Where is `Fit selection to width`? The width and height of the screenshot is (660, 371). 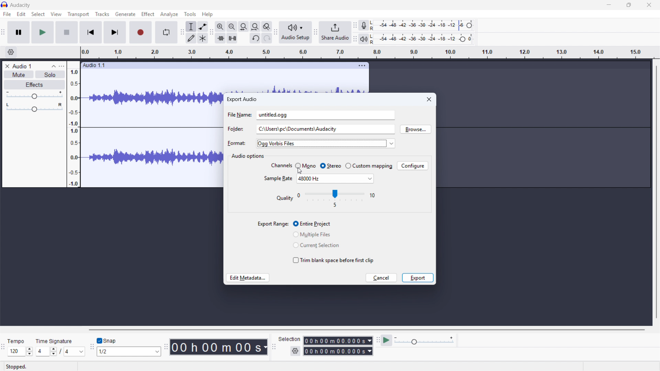
Fit selection to width is located at coordinates (244, 26).